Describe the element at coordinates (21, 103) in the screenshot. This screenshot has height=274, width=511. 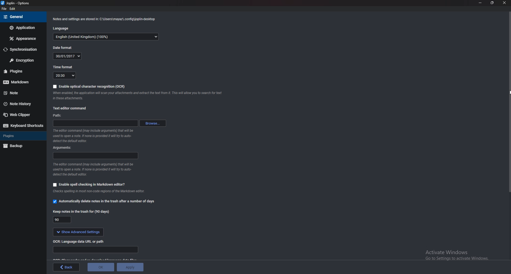
I see `Note history` at that location.